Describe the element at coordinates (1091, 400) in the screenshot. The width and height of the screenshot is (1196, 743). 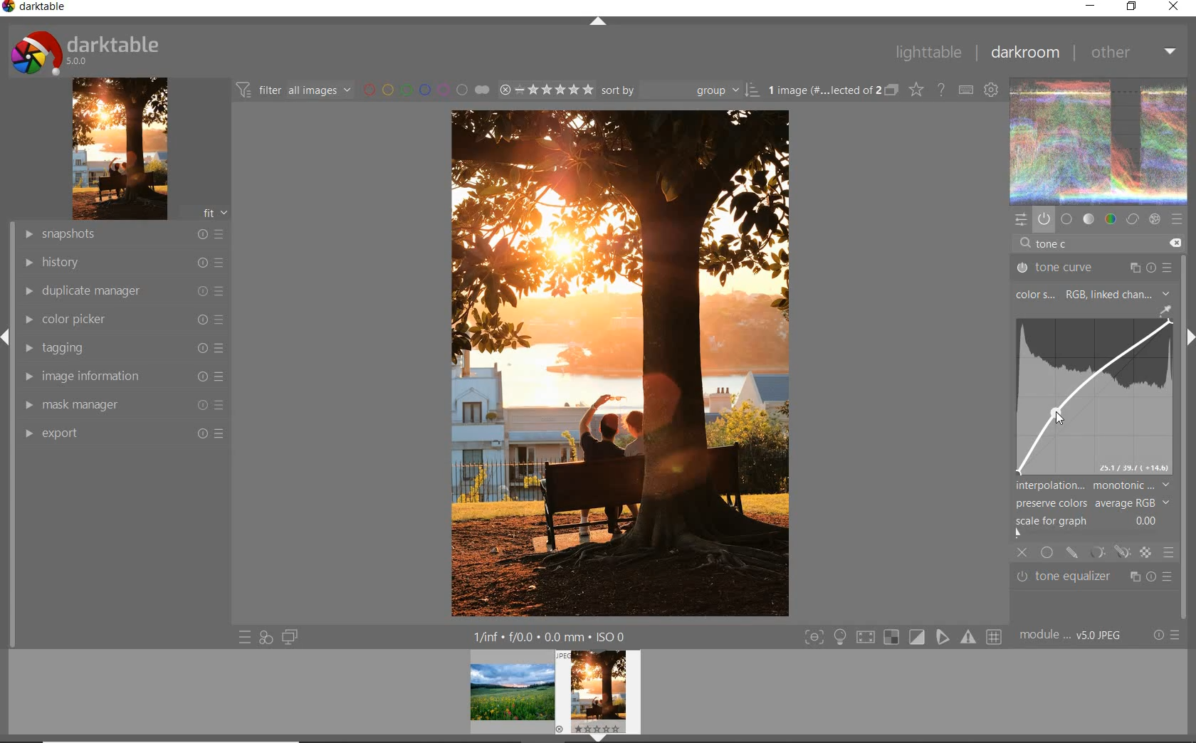
I see `image` at that location.